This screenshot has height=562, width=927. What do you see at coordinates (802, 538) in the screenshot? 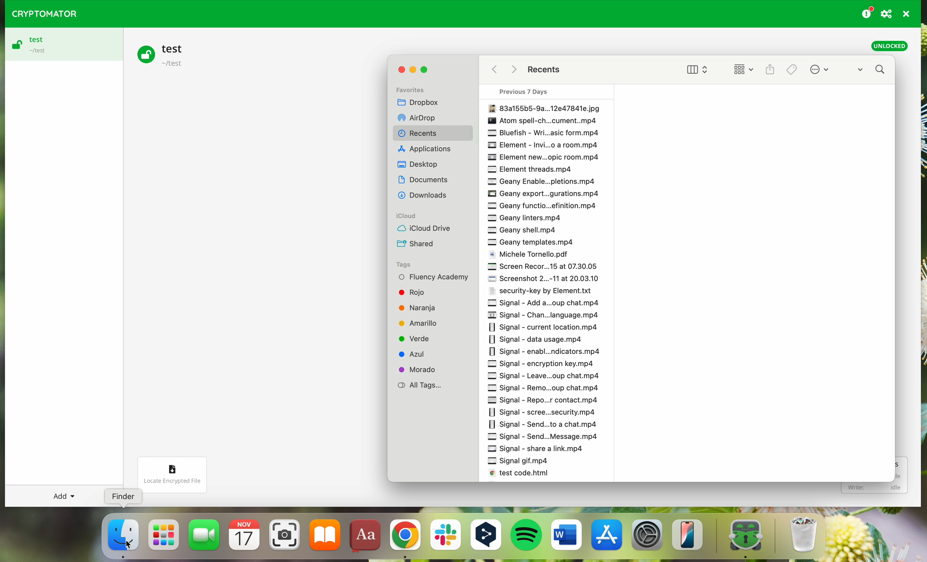
I see `trash` at bounding box center [802, 538].